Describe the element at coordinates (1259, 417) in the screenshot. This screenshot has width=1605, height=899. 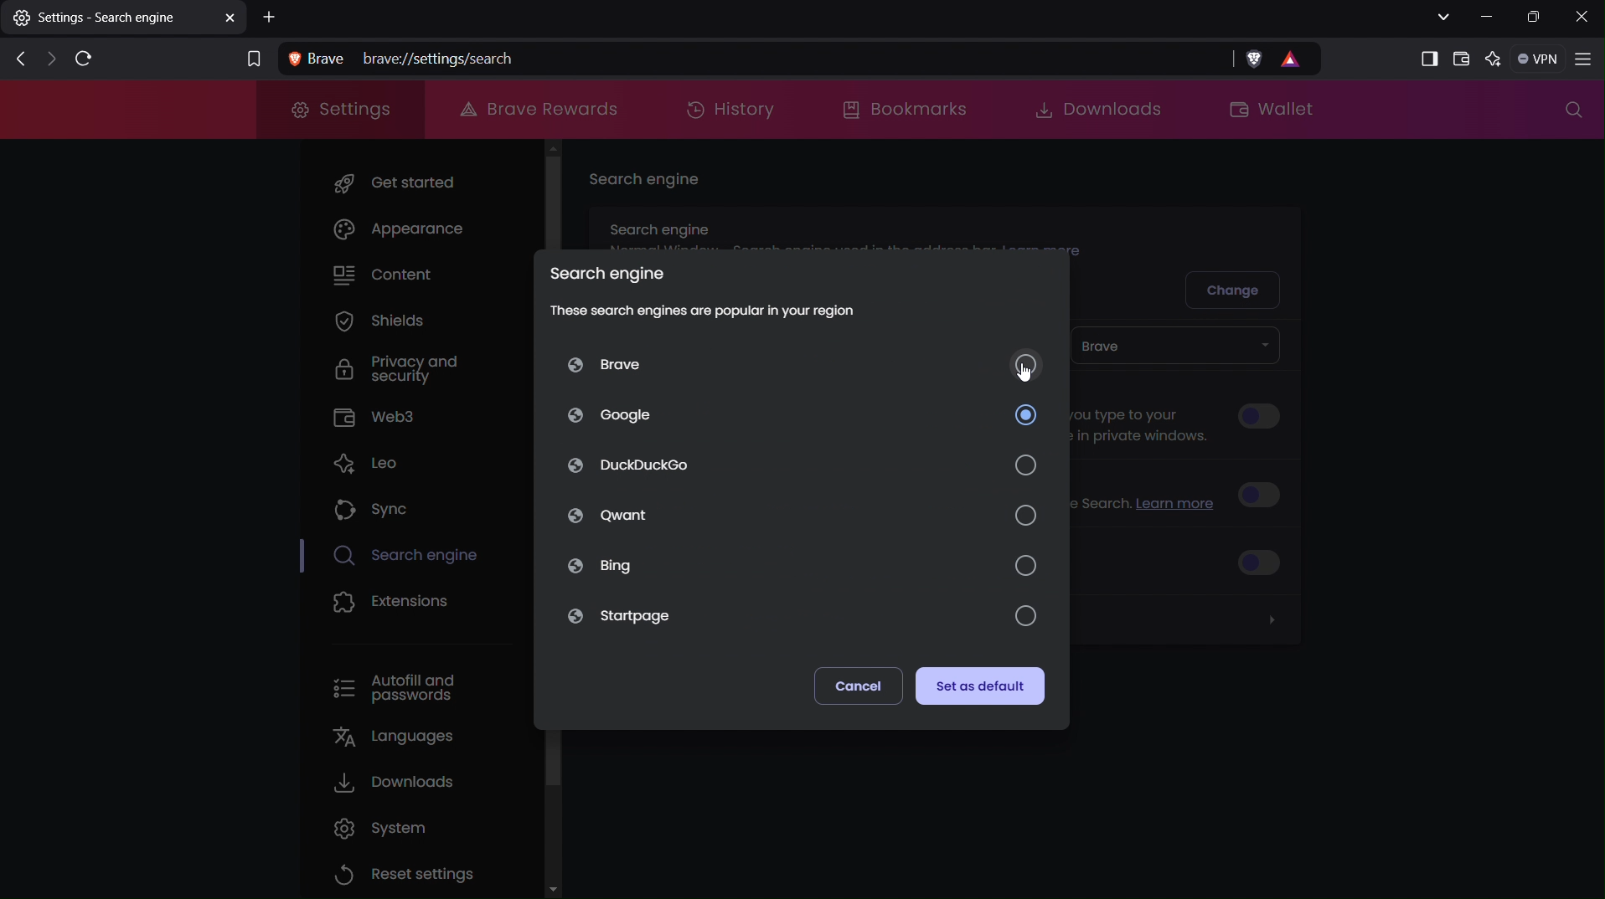
I see `Button` at that location.